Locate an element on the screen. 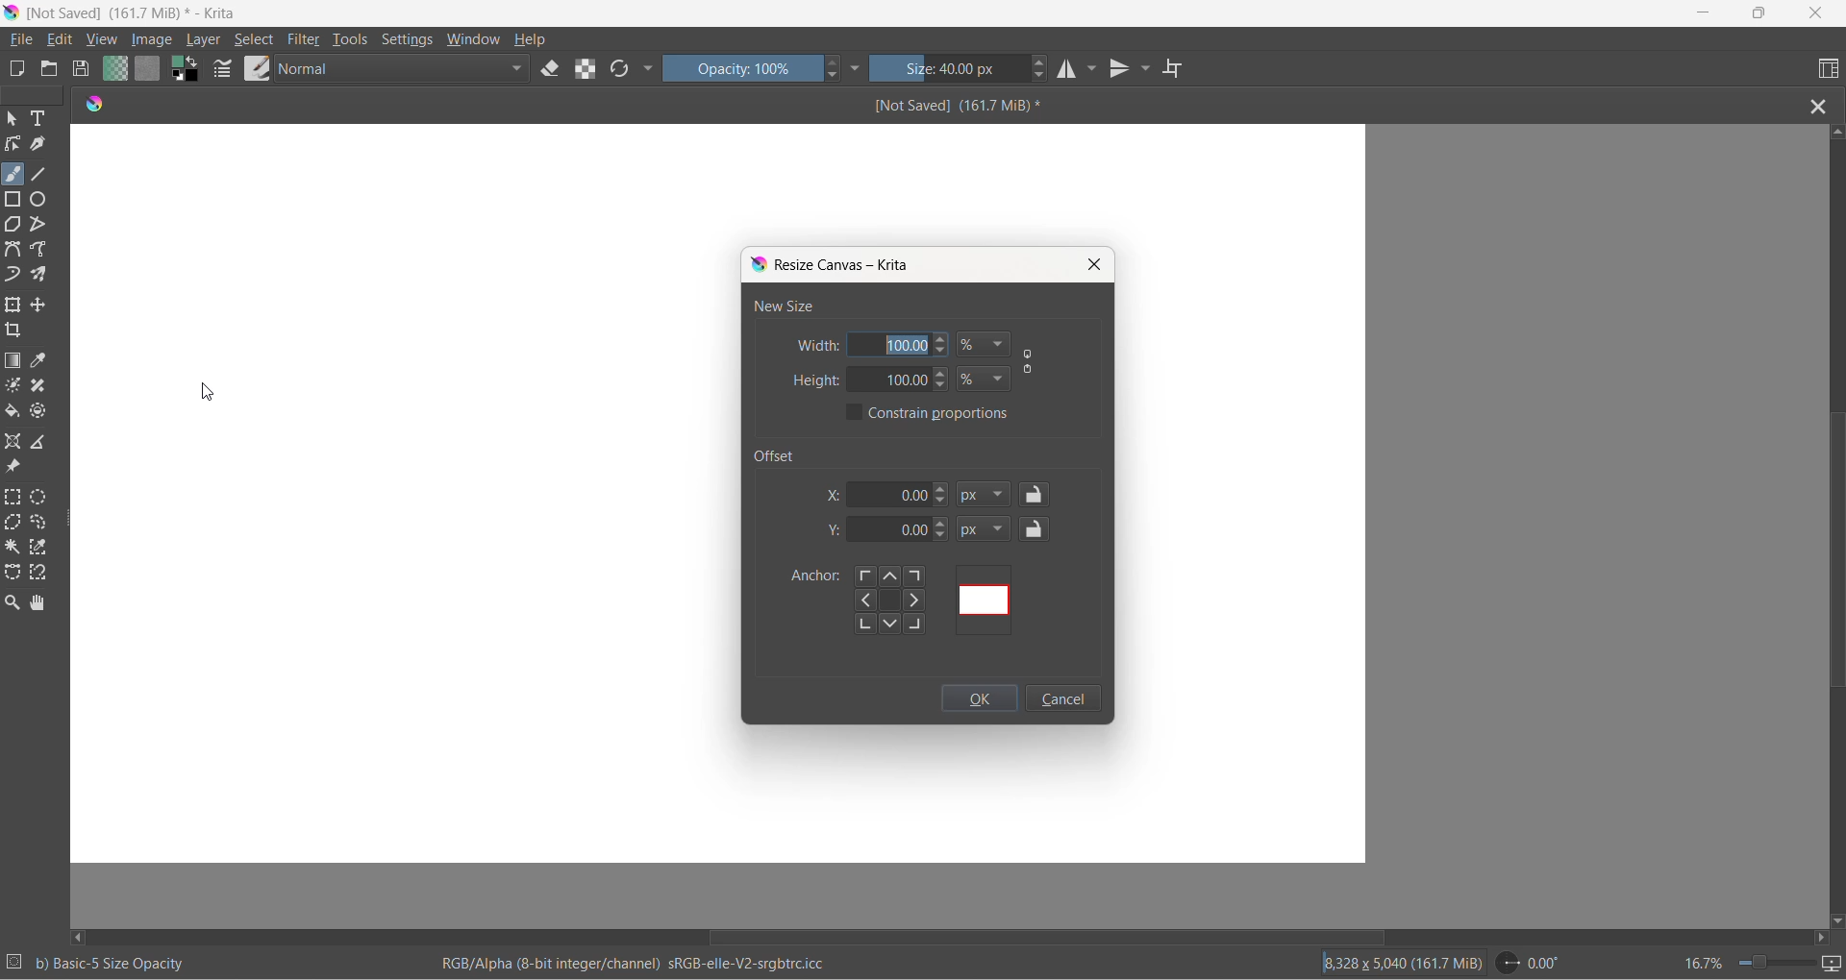  colorize mask tool is located at coordinates (14, 385).